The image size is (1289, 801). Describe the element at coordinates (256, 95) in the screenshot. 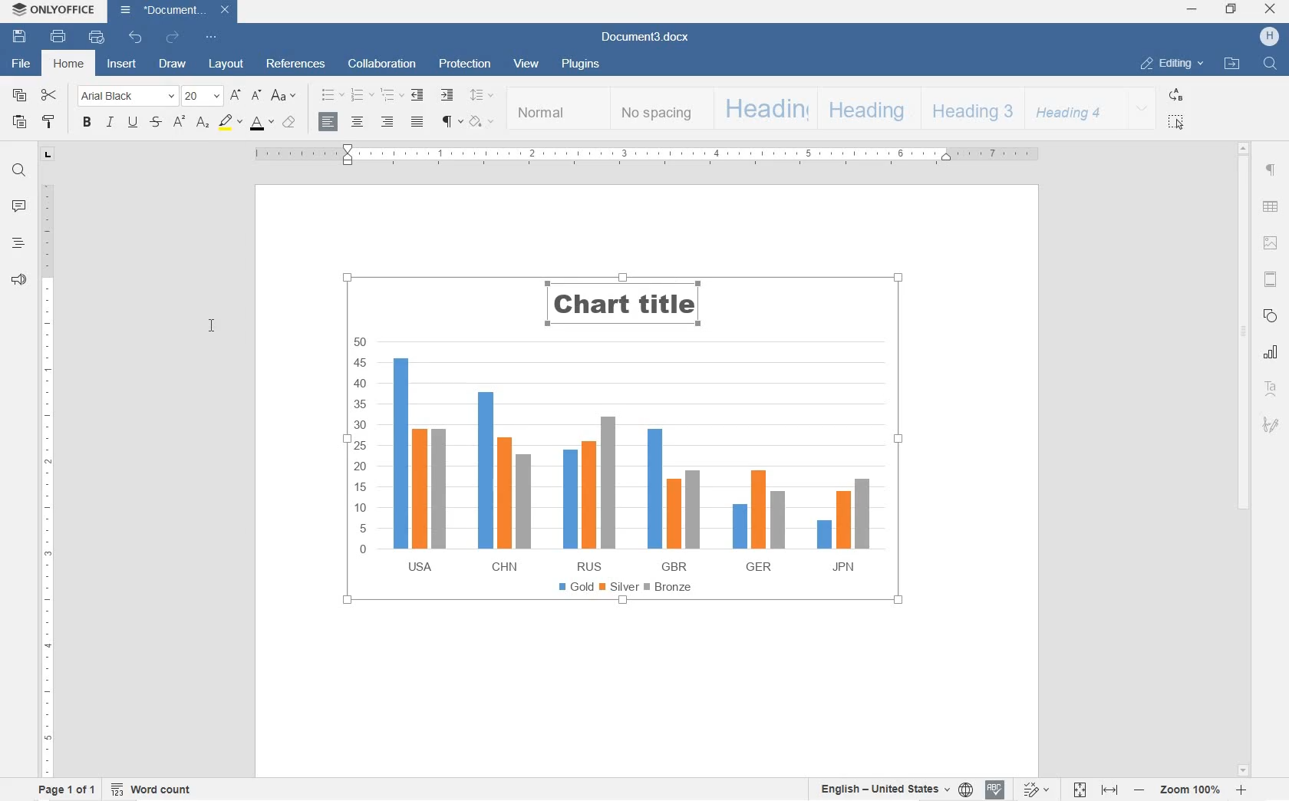

I see `DECREMENT FONT SIZE` at that location.